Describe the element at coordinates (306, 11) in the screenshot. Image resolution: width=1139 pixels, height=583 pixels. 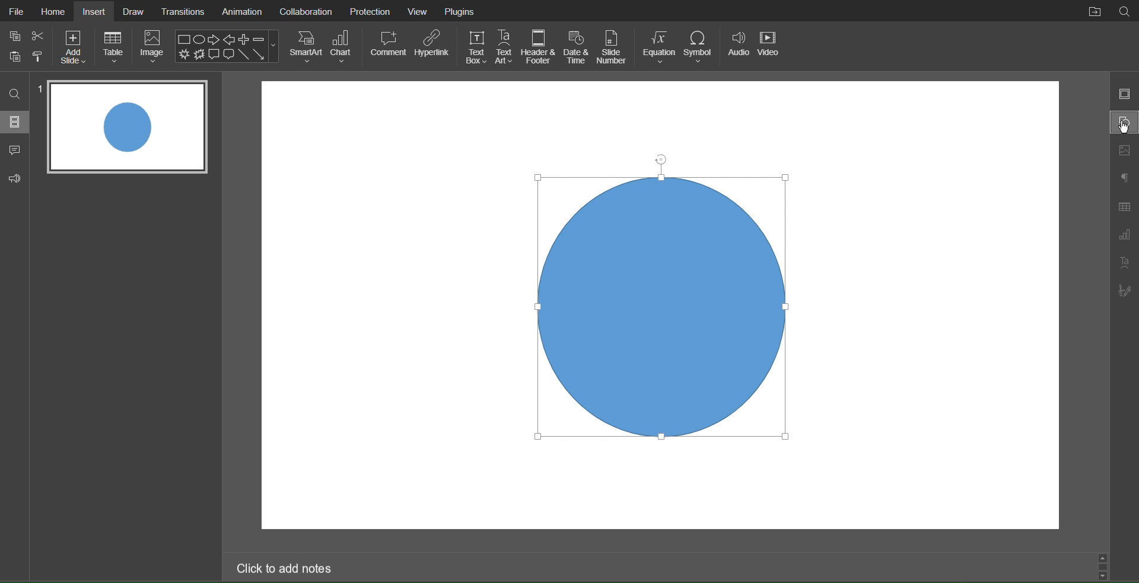
I see `Collaboration` at that location.